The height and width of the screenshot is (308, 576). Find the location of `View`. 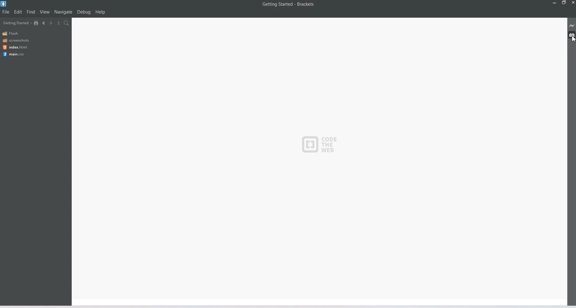

View is located at coordinates (45, 11).